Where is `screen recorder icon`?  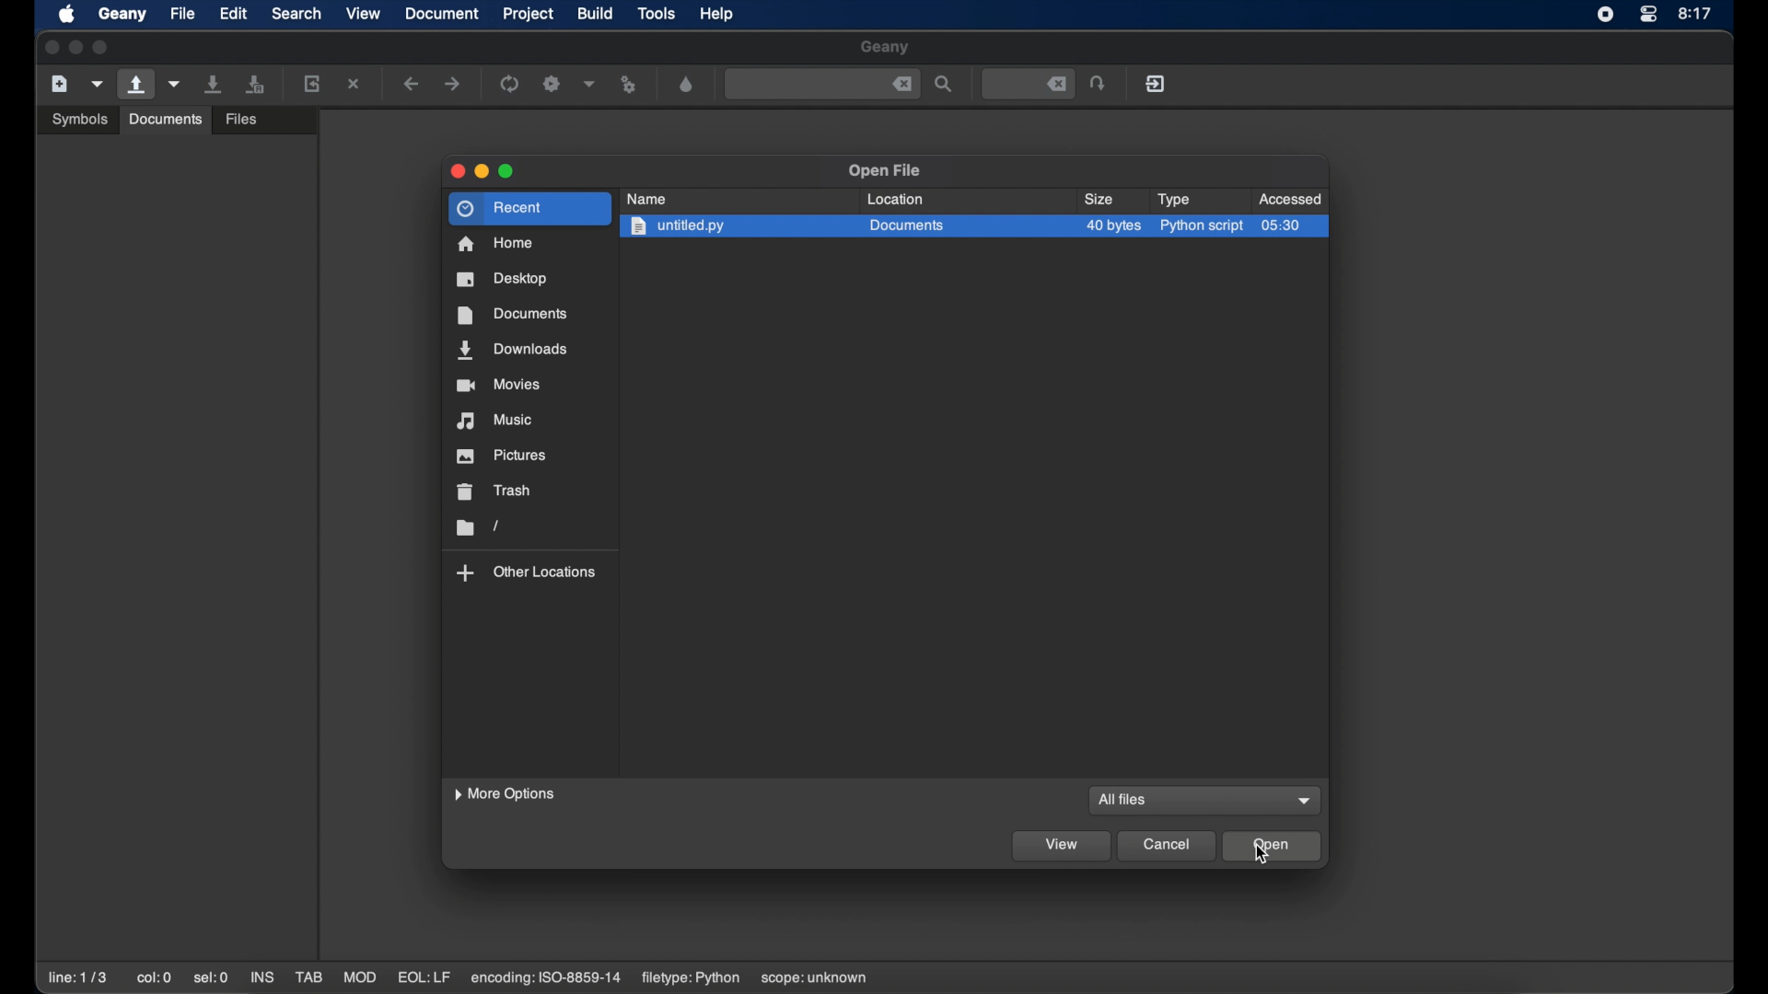
screen recorder icon is located at coordinates (1604, 15).